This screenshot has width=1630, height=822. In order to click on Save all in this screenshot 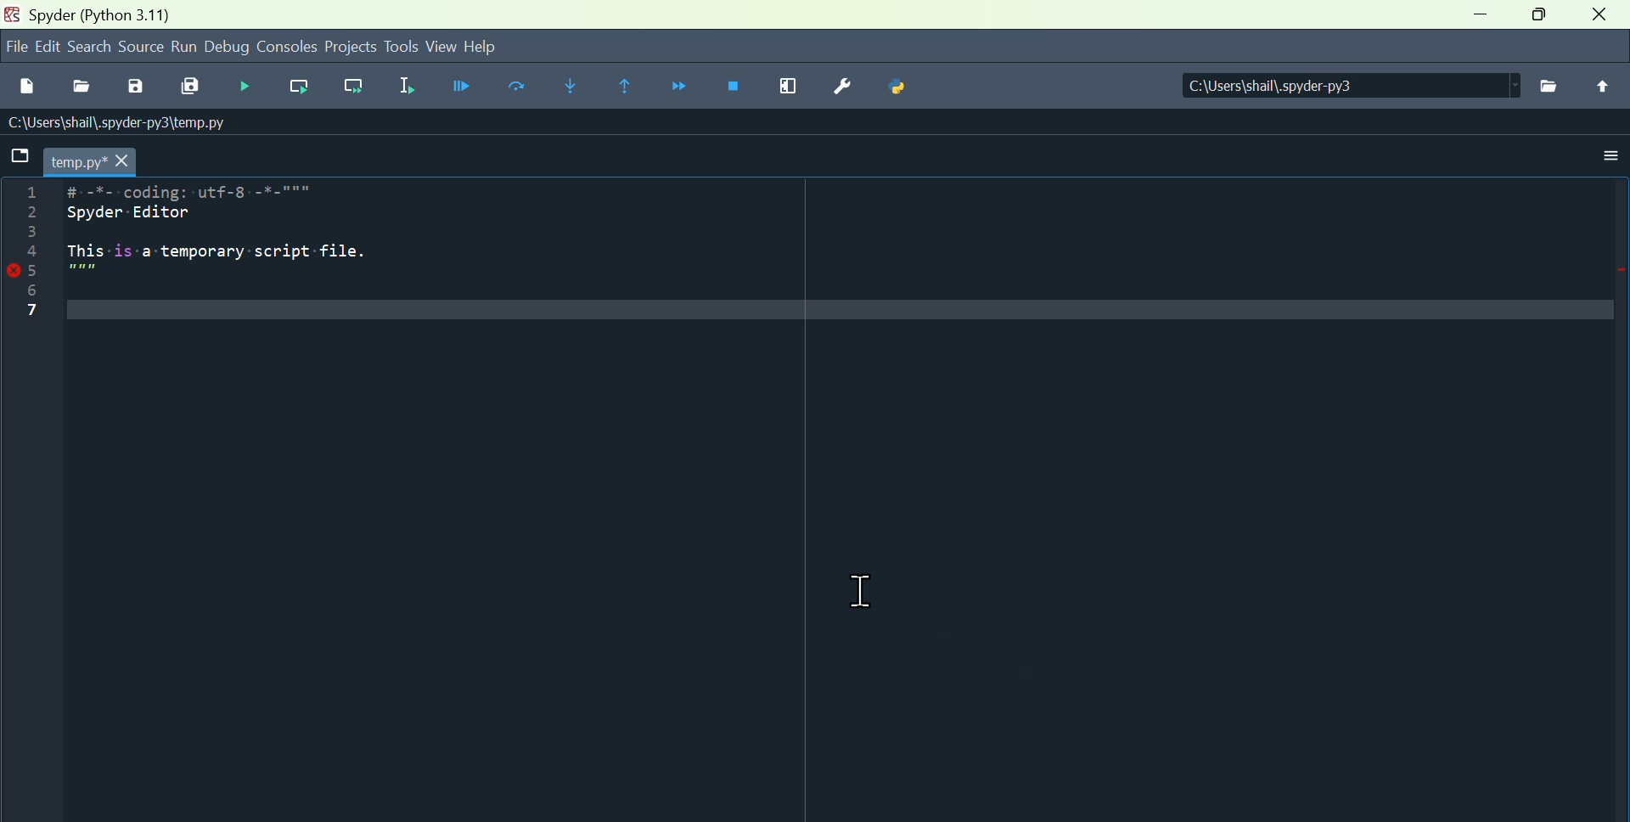, I will do `click(191, 90)`.